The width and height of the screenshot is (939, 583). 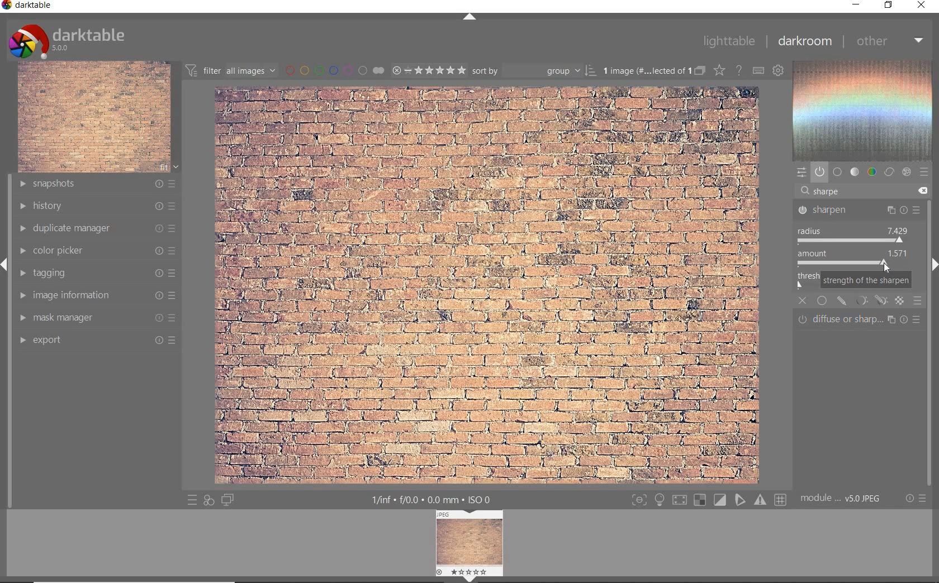 I want to click on CLOSE, so click(x=803, y=301).